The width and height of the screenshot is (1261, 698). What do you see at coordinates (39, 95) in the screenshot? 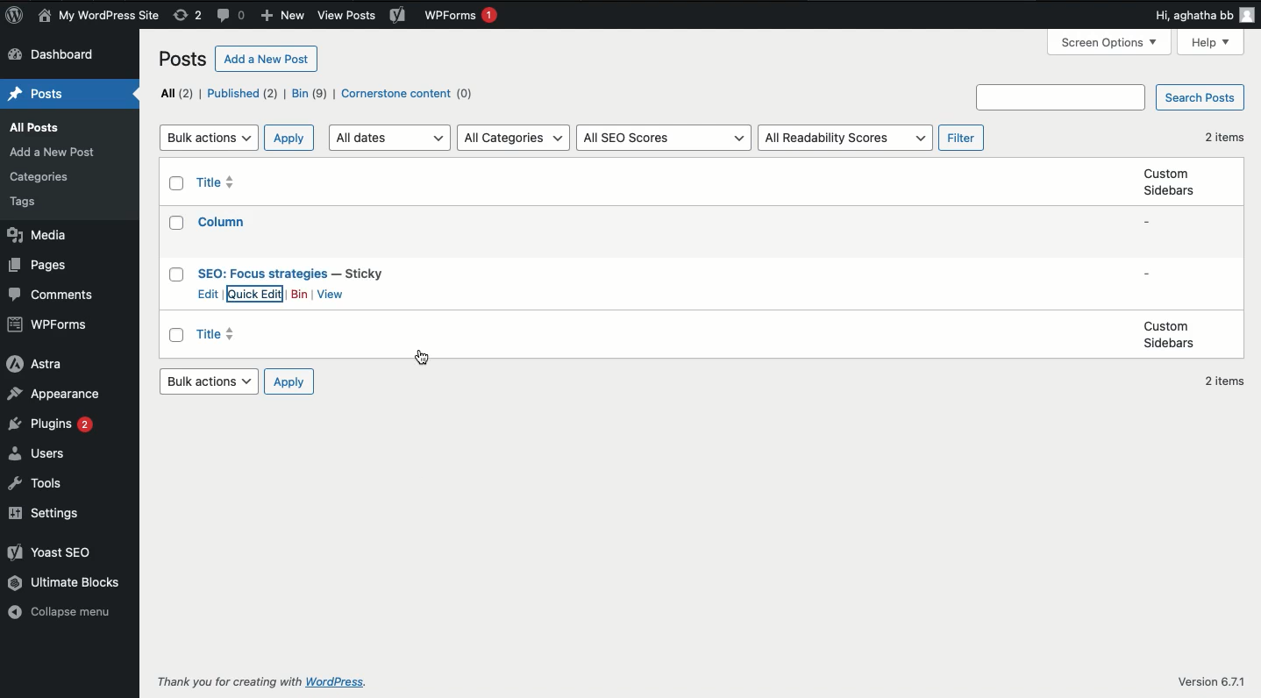
I see `Posts` at bounding box center [39, 95].